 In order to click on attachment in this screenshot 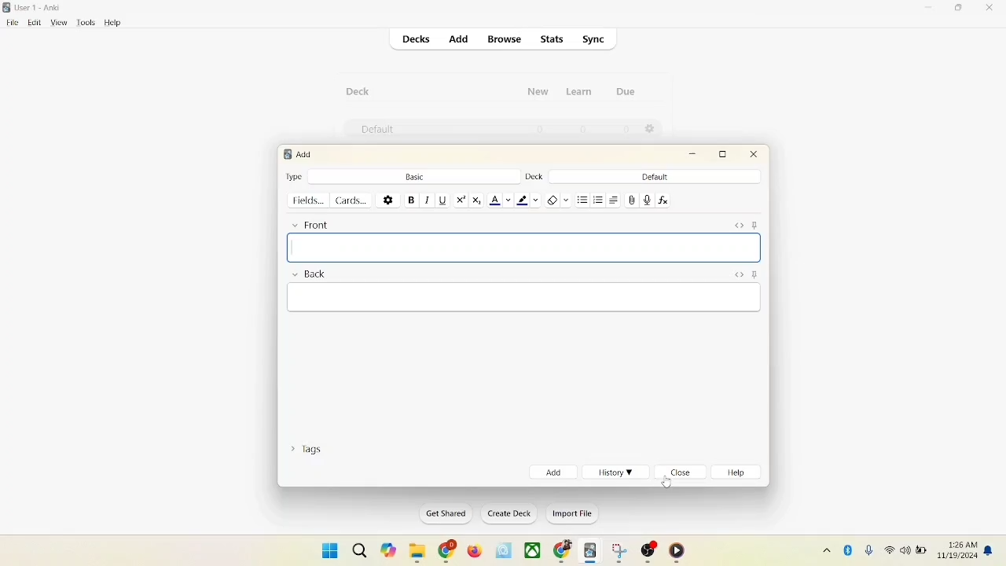, I will do `click(632, 200)`.